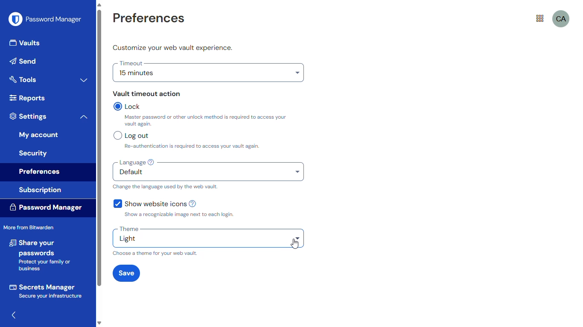 This screenshot has width=583, height=327. Describe the element at coordinates (294, 244) in the screenshot. I see `cursor` at that location.